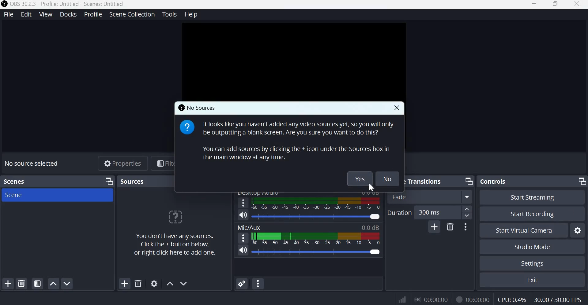 The width and height of the screenshot is (588, 305). I want to click on Open scene filters, so click(38, 284).